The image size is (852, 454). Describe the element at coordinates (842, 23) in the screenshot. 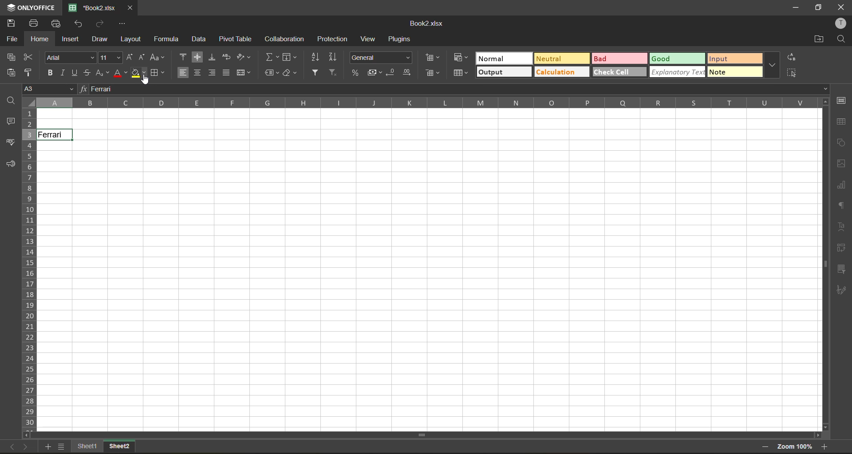

I see `profile` at that location.